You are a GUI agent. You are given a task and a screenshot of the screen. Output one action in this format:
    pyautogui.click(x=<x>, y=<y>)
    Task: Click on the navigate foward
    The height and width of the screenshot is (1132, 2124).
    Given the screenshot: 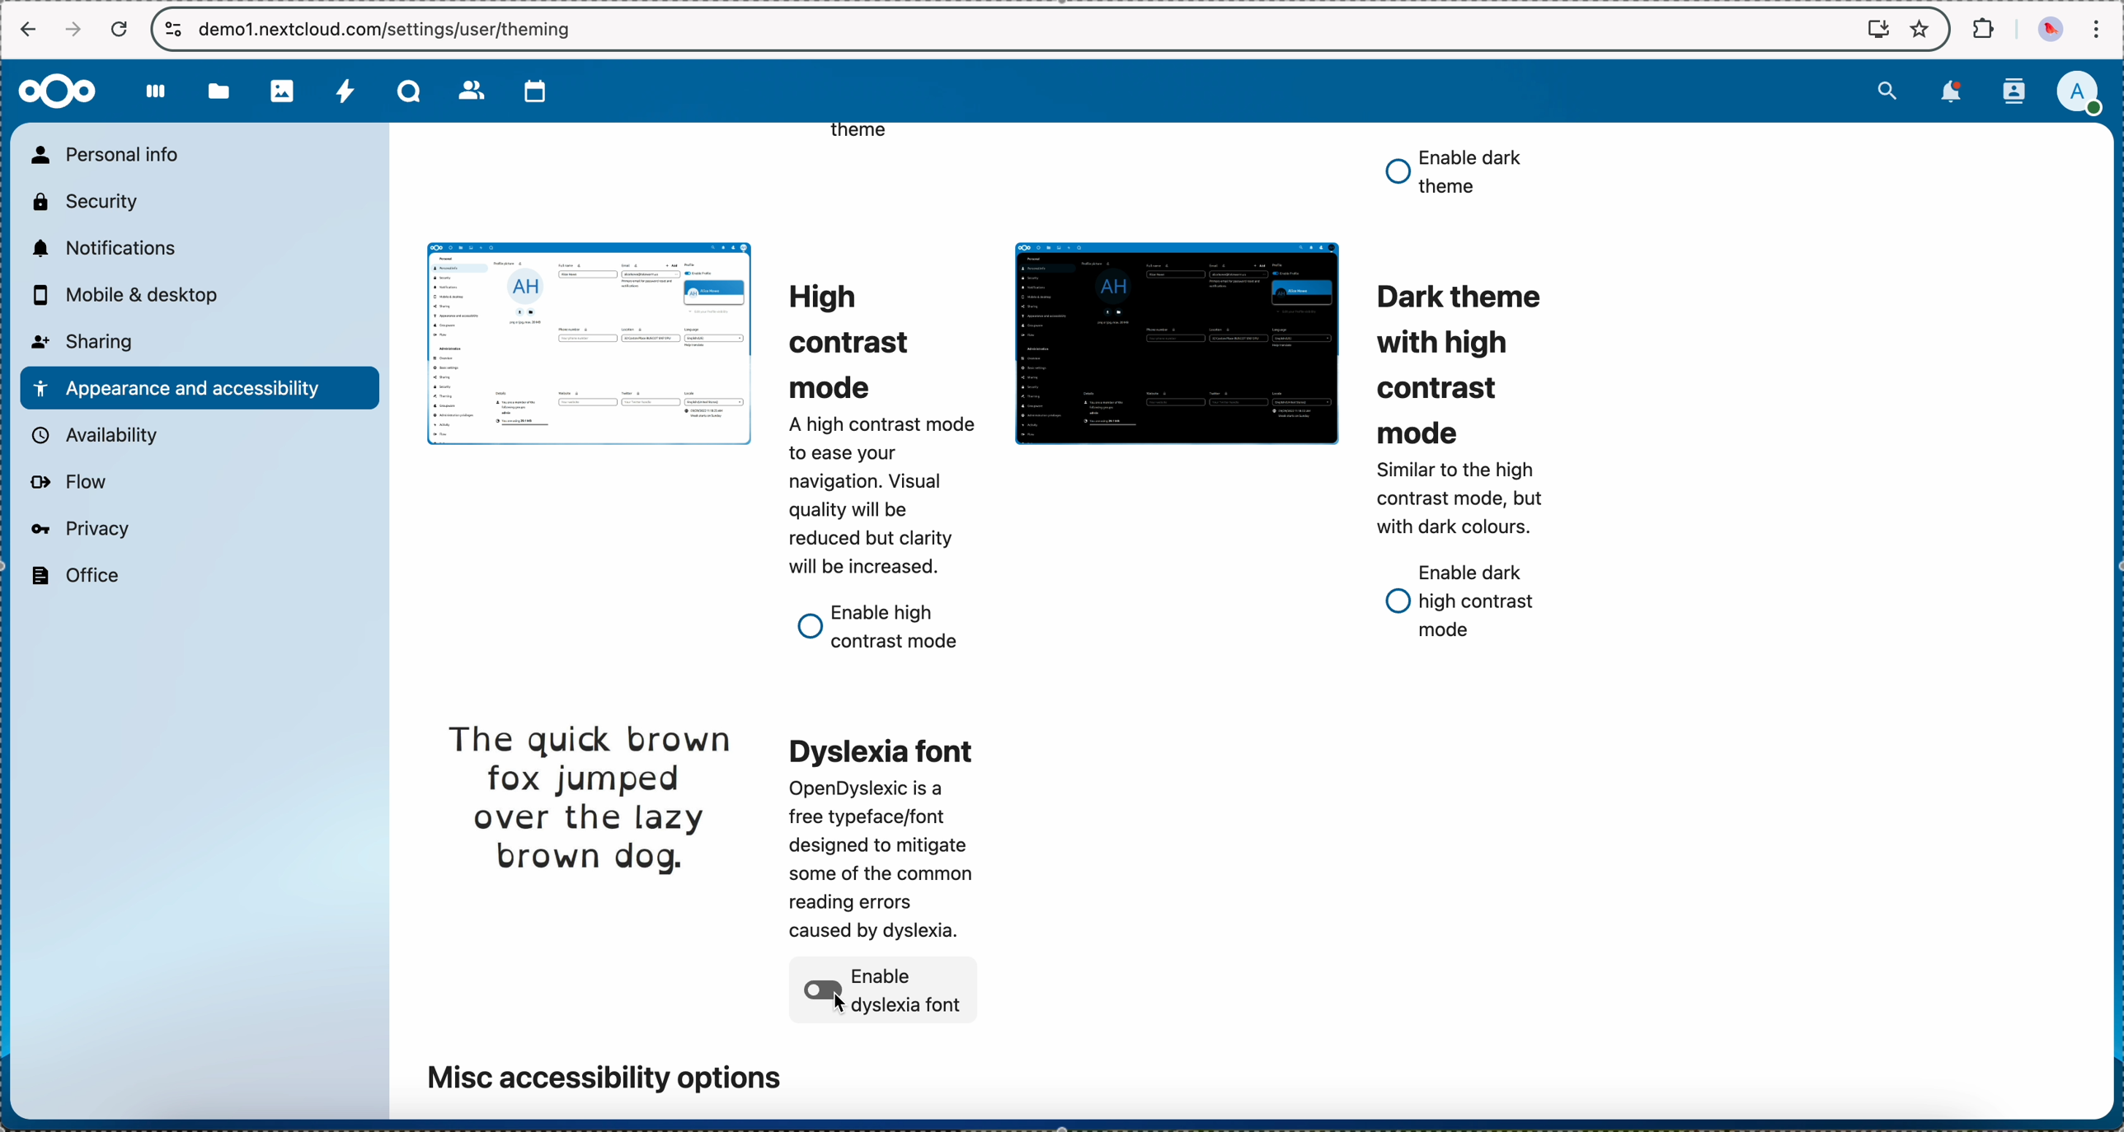 What is the action you would take?
    pyautogui.click(x=74, y=28)
    